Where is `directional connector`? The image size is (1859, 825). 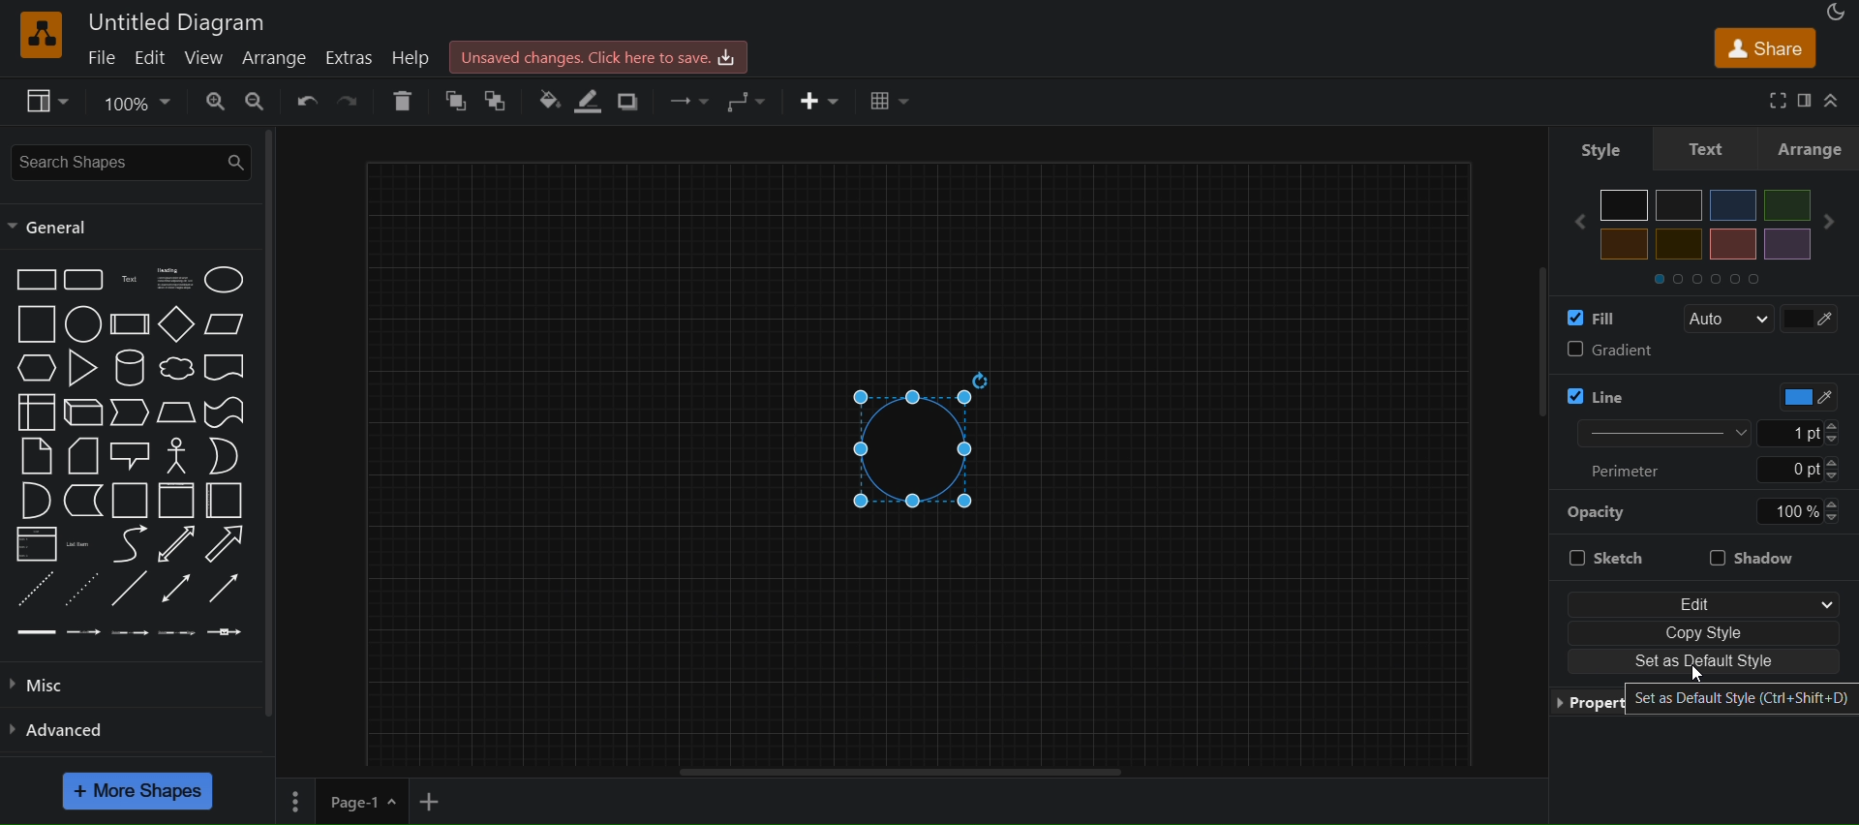
directional connector is located at coordinates (229, 590).